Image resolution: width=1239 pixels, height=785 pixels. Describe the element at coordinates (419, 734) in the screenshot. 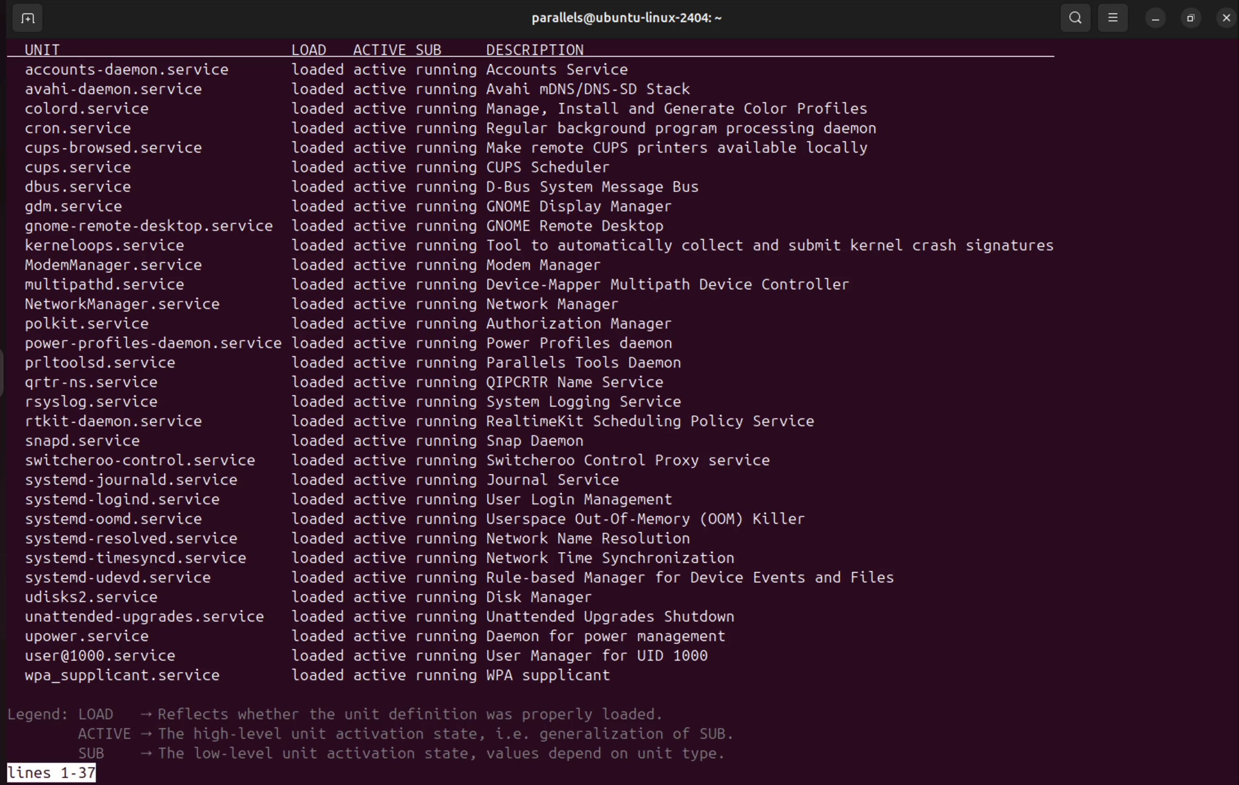

I see `active stauts description` at that location.